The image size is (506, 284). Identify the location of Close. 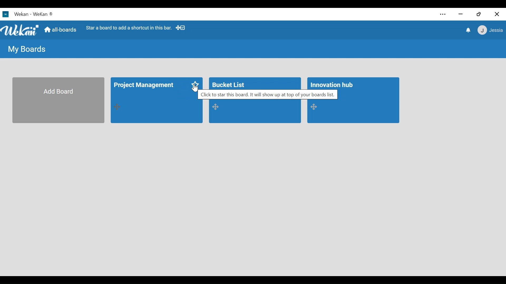
(496, 14).